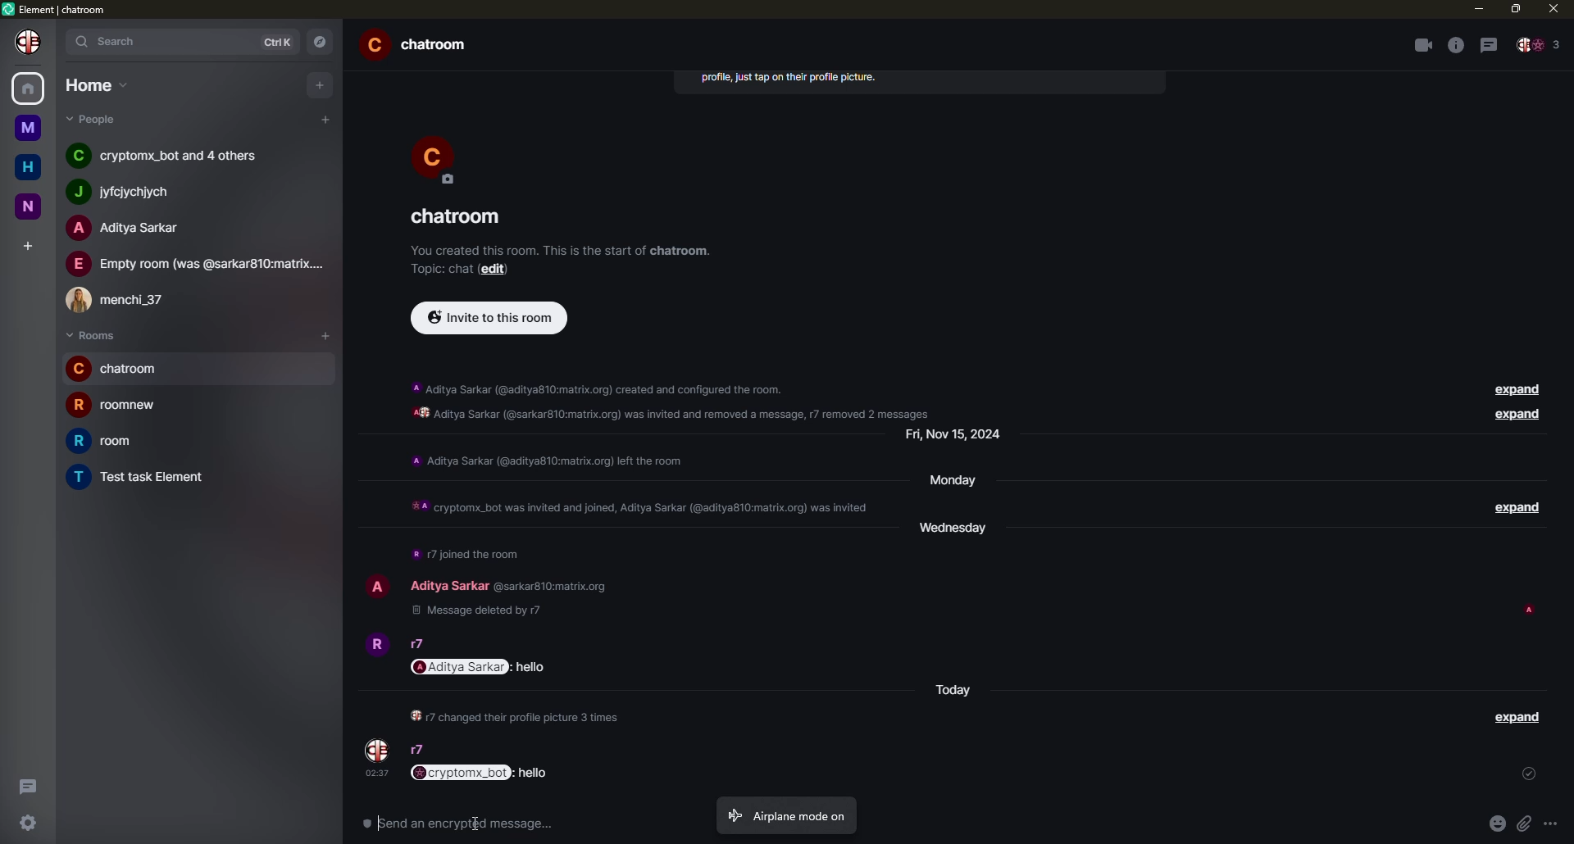 Image resolution: width=1574 pixels, height=844 pixels. I want to click on sent, so click(1530, 774).